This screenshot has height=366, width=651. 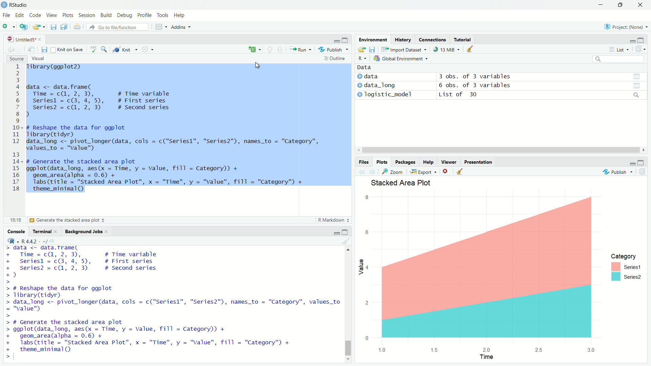 I want to click on - Publish, so click(x=332, y=50).